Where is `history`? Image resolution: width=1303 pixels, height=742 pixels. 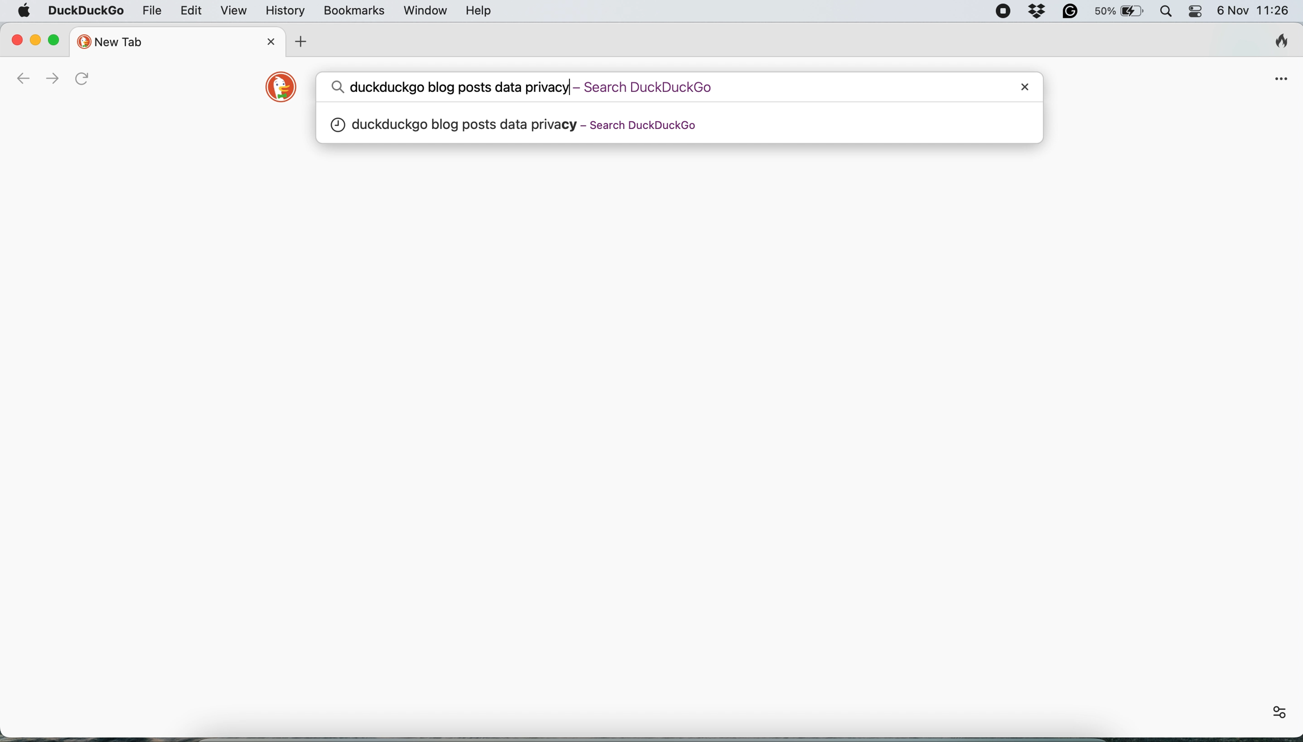 history is located at coordinates (283, 11).